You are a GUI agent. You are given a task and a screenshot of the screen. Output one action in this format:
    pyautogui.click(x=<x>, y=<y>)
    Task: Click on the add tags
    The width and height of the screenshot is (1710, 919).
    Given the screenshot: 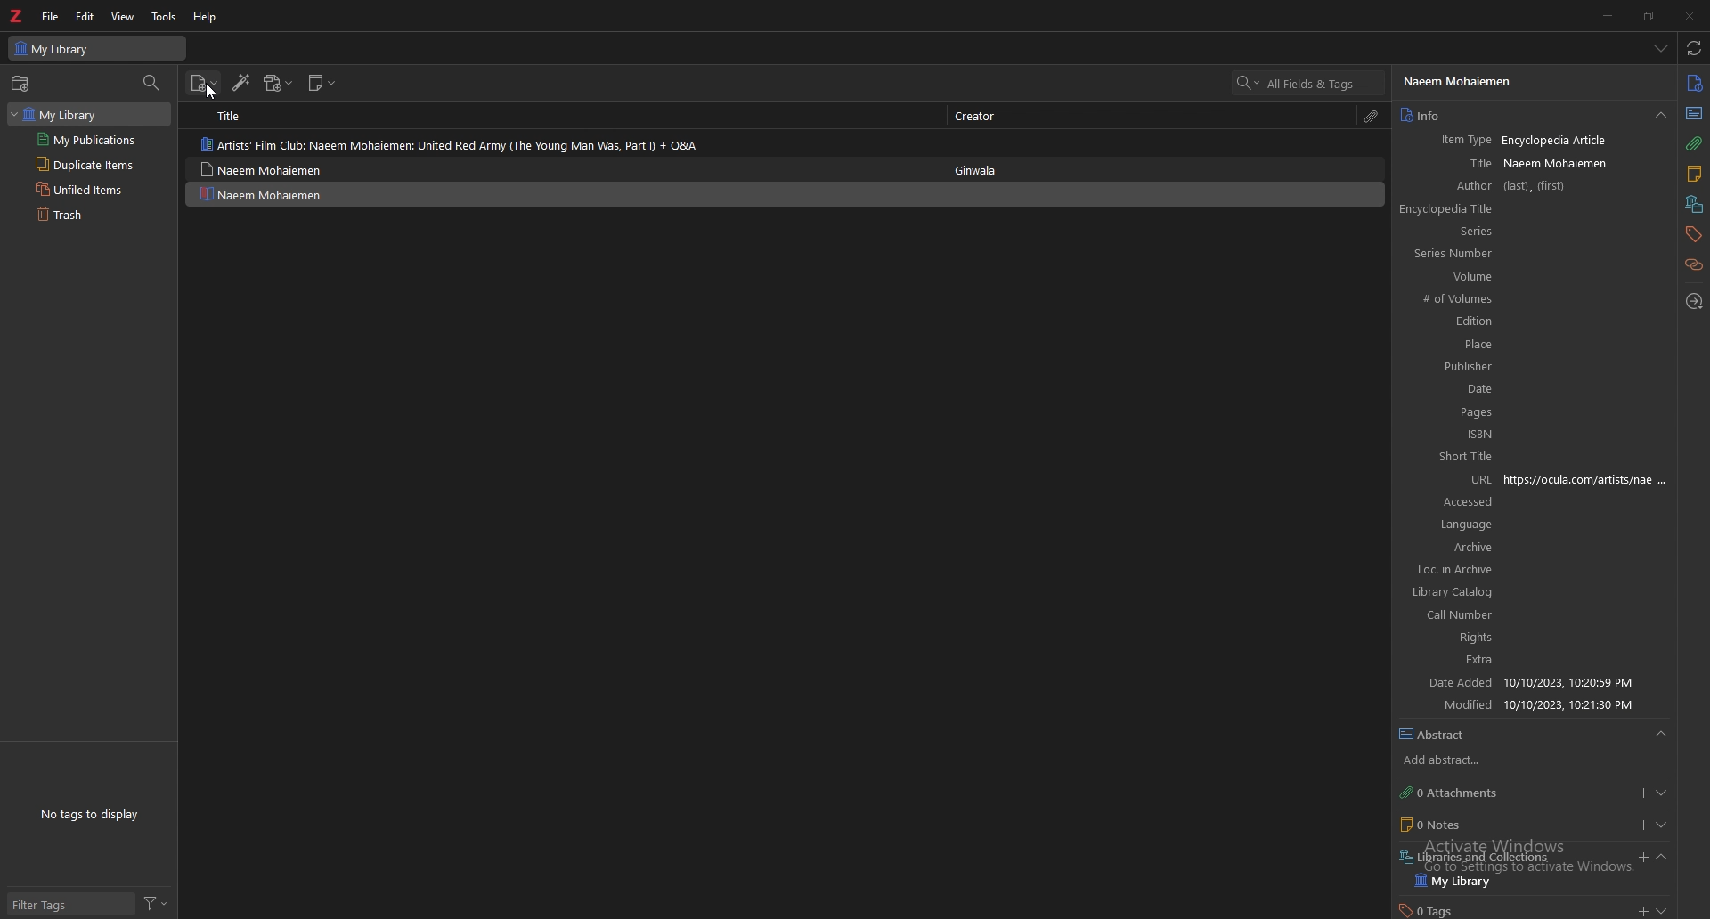 What is the action you would take?
    pyautogui.click(x=1641, y=909)
    